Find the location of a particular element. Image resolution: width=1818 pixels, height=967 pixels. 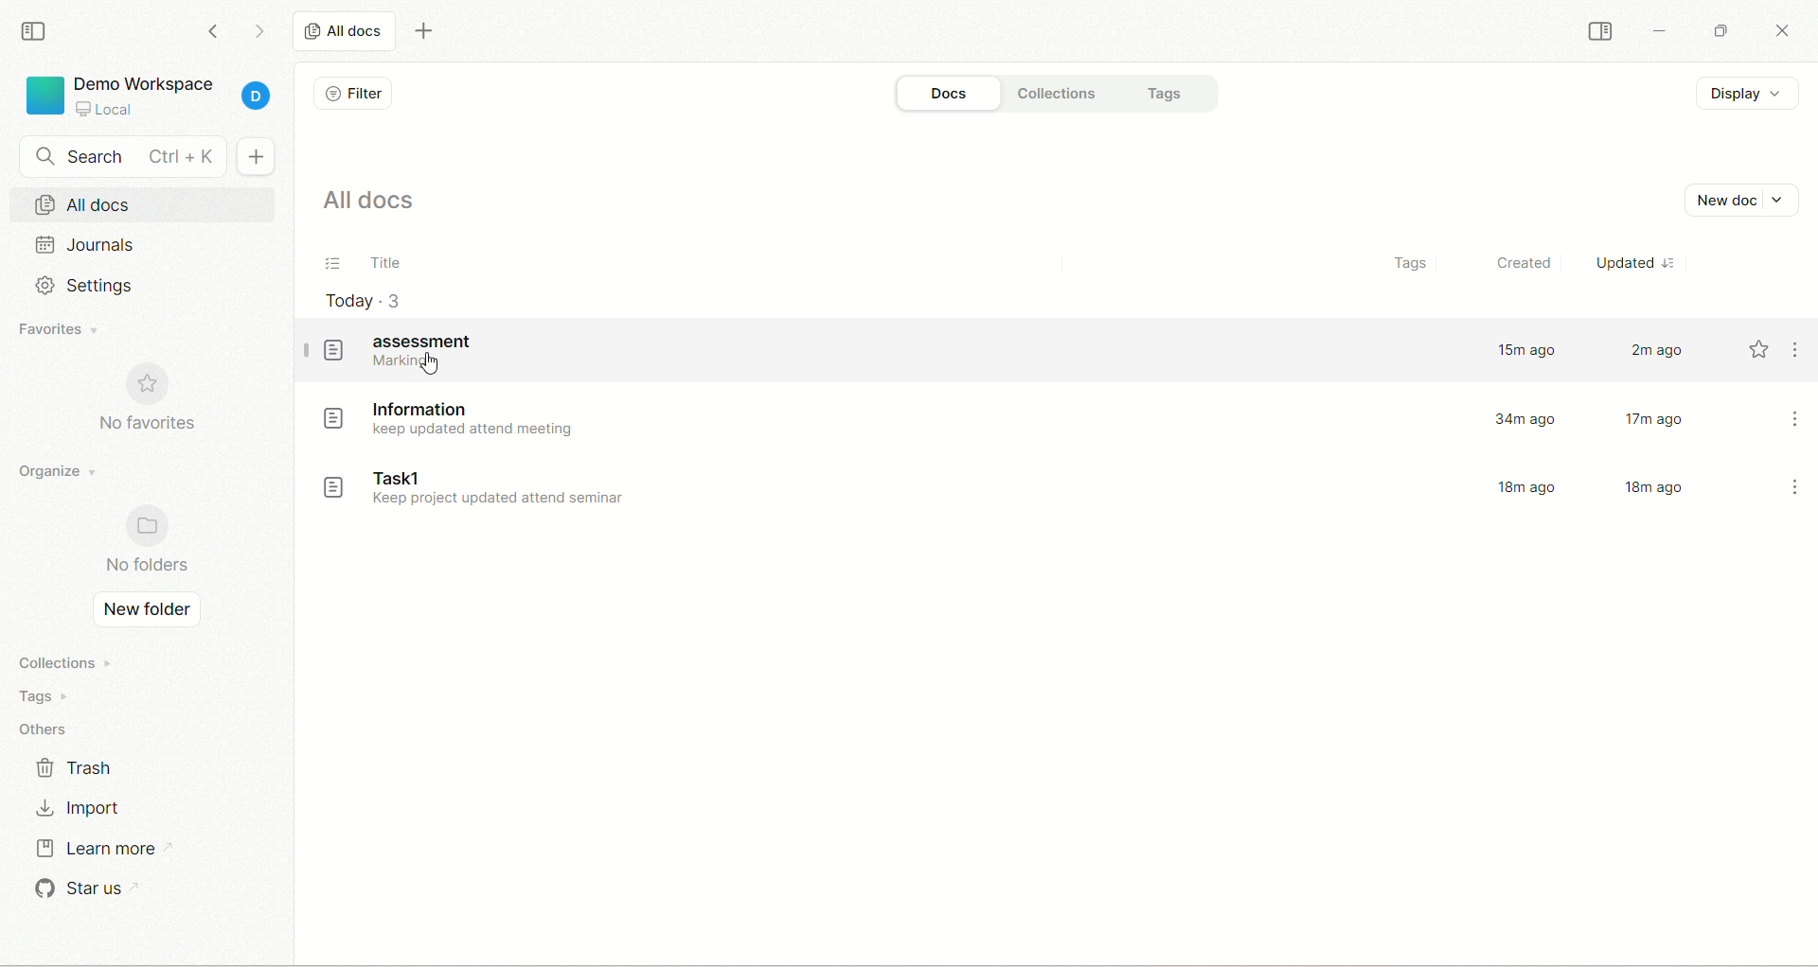

trash is located at coordinates (78, 768).